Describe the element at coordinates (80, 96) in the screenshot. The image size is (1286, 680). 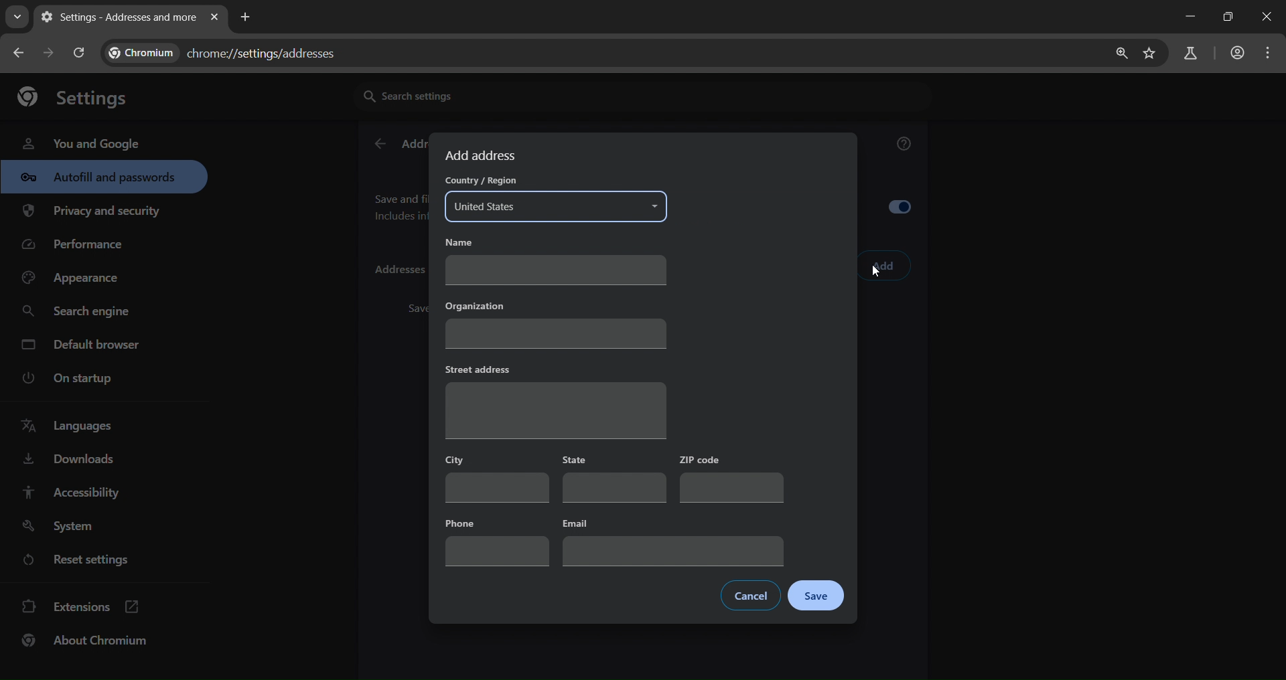
I see `settings` at that location.